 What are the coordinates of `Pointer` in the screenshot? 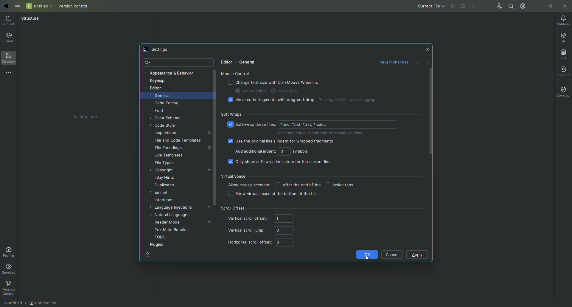 It's located at (369, 259).